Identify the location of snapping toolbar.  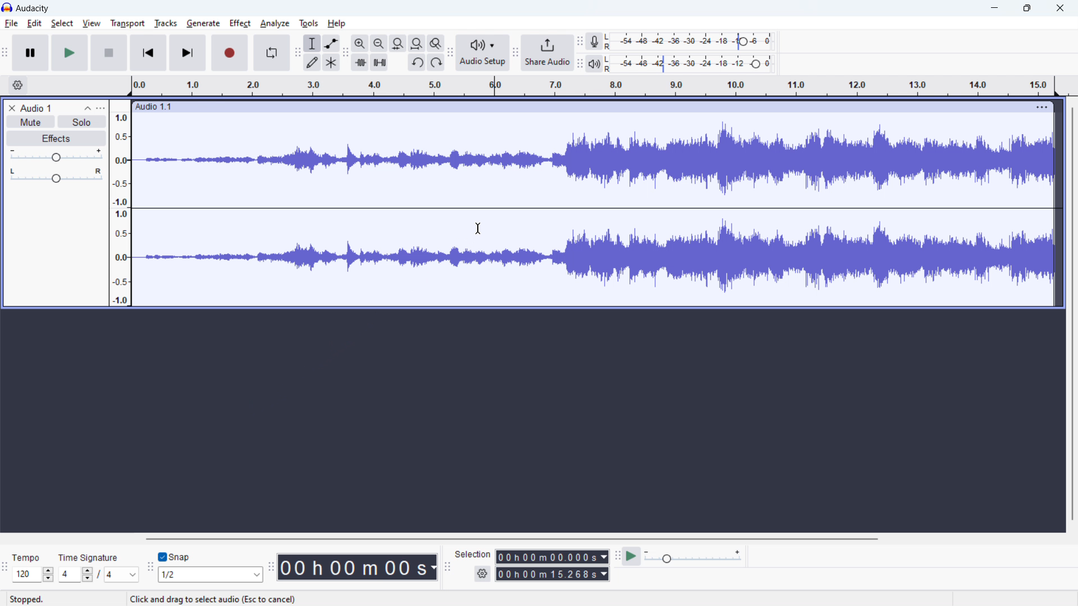
(150, 567).